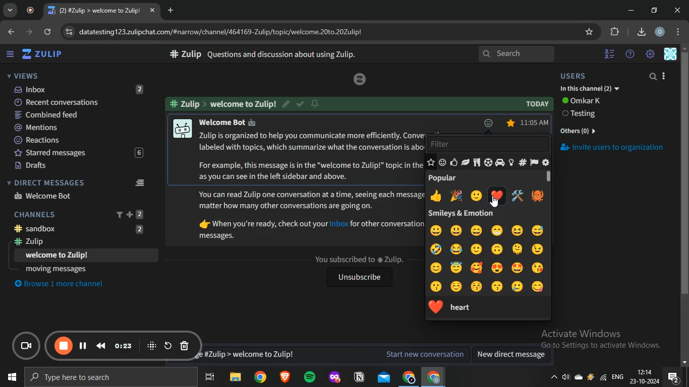  What do you see at coordinates (590, 32) in the screenshot?
I see `bookmark this page` at bounding box center [590, 32].